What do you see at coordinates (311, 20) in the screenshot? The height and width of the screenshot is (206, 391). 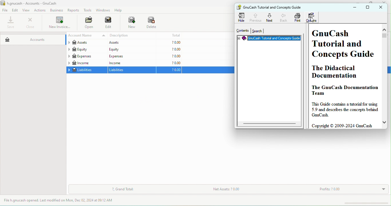 I see `cursor` at bounding box center [311, 20].